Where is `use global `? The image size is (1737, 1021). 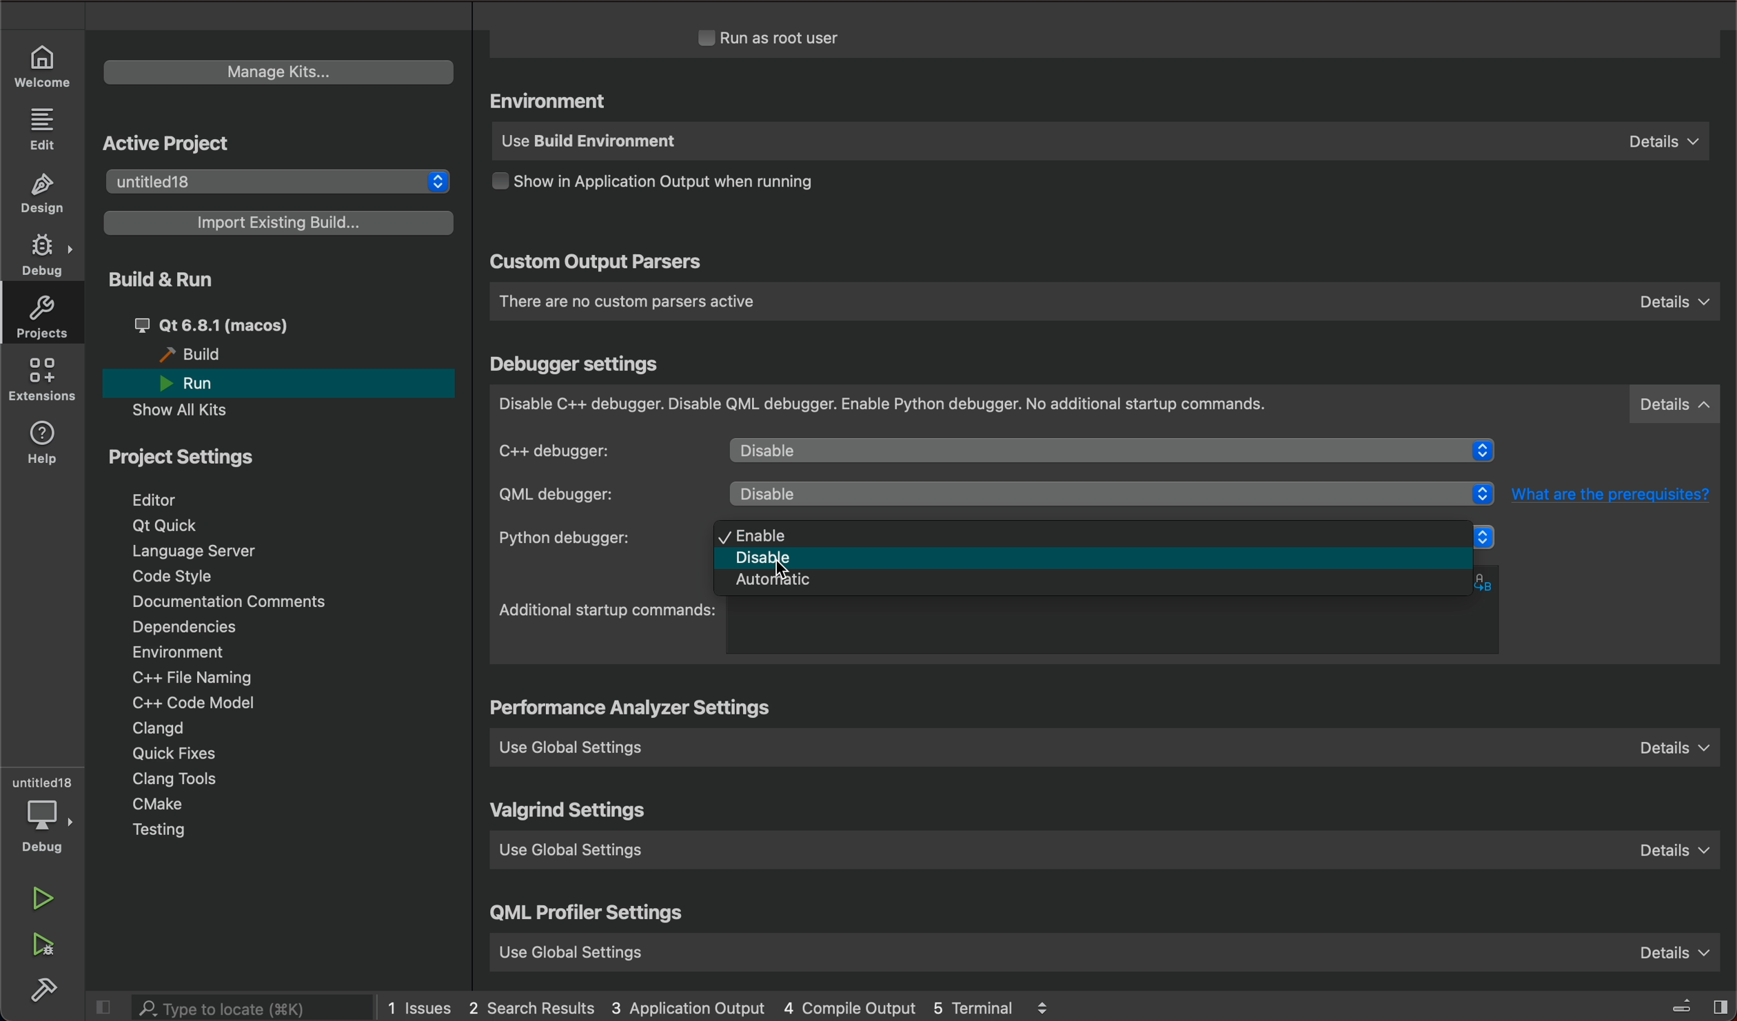
use global  is located at coordinates (1102, 948).